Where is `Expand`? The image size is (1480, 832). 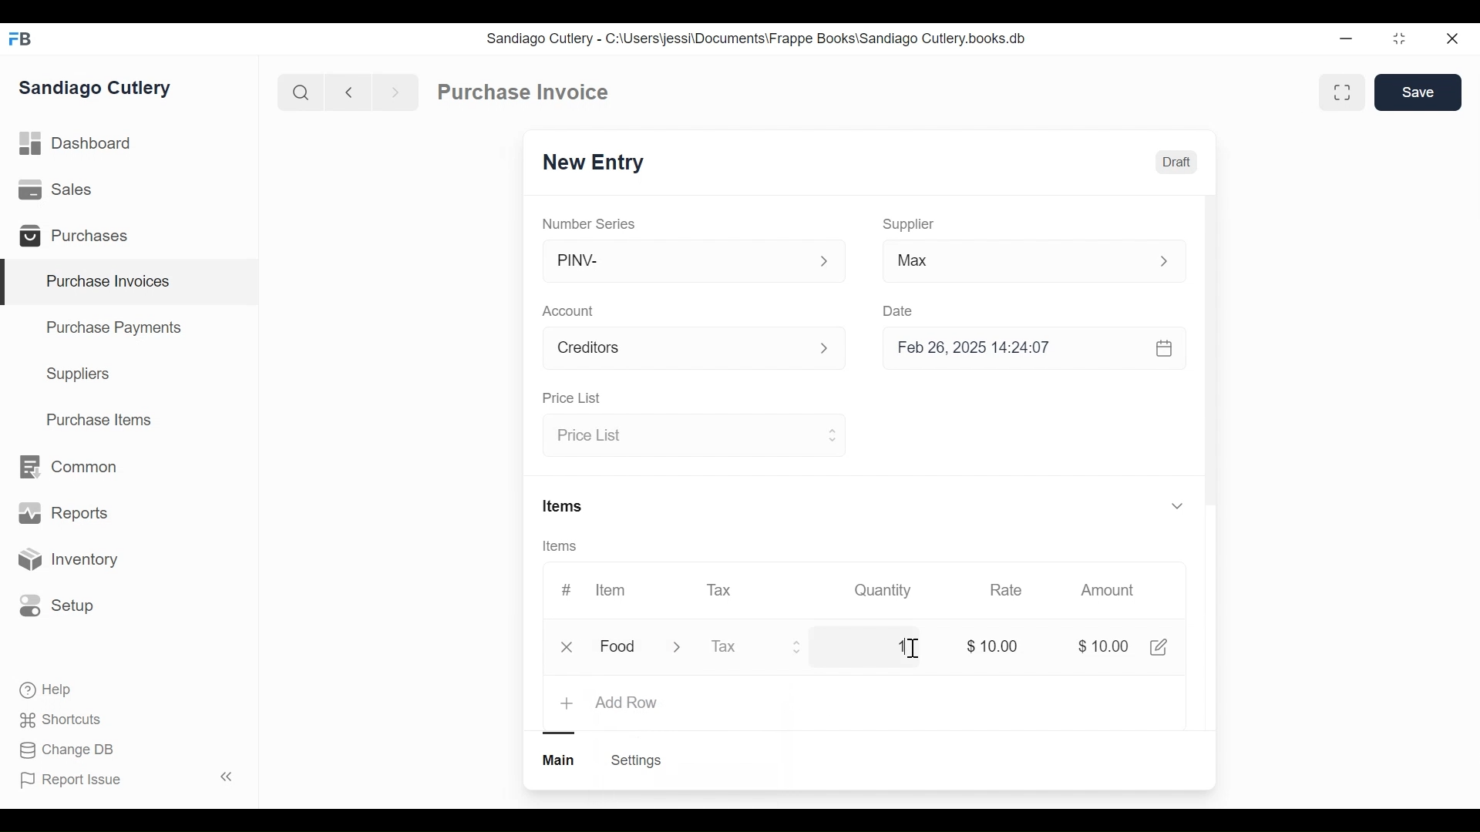
Expand is located at coordinates (825, 262).